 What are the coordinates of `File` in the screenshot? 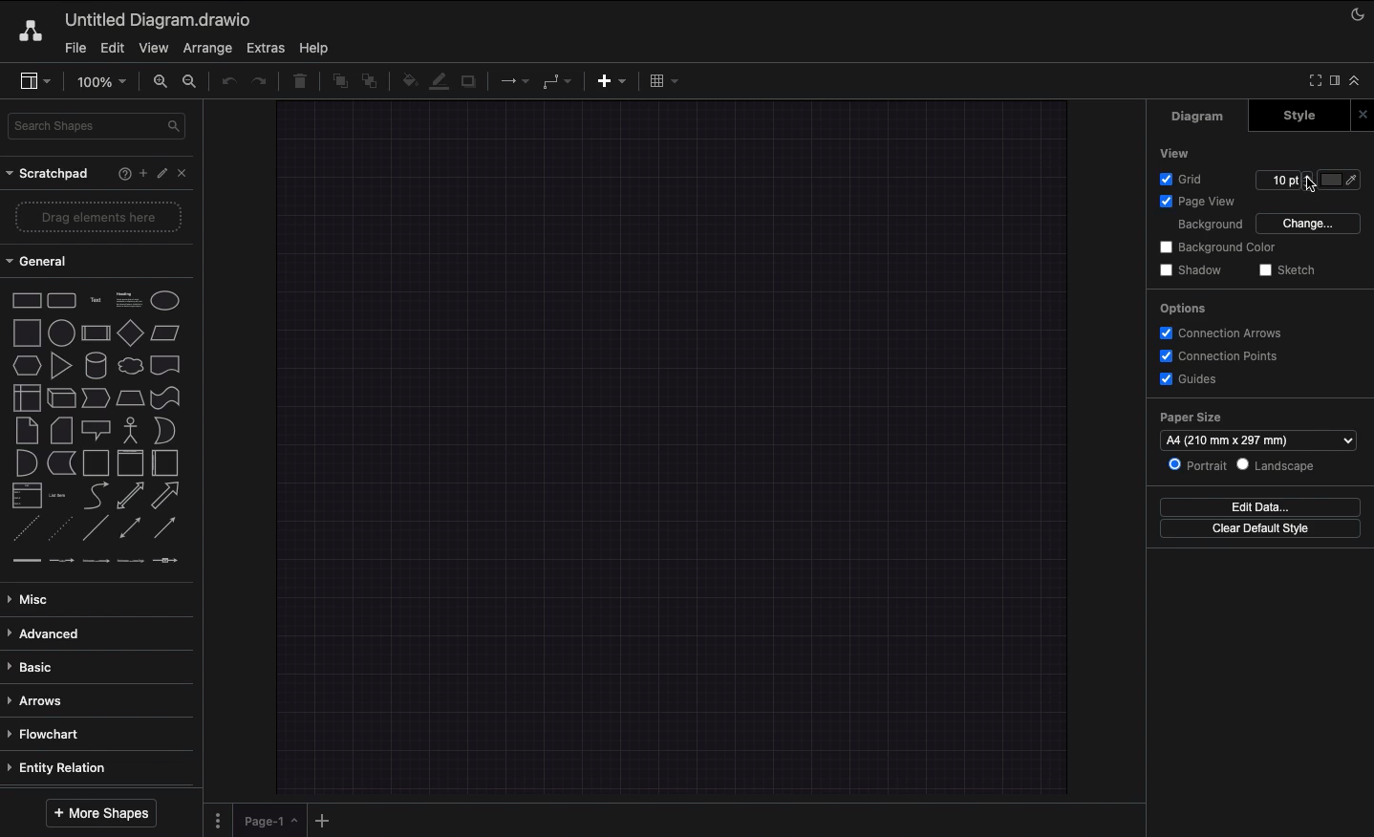 It's located at (76, 48).